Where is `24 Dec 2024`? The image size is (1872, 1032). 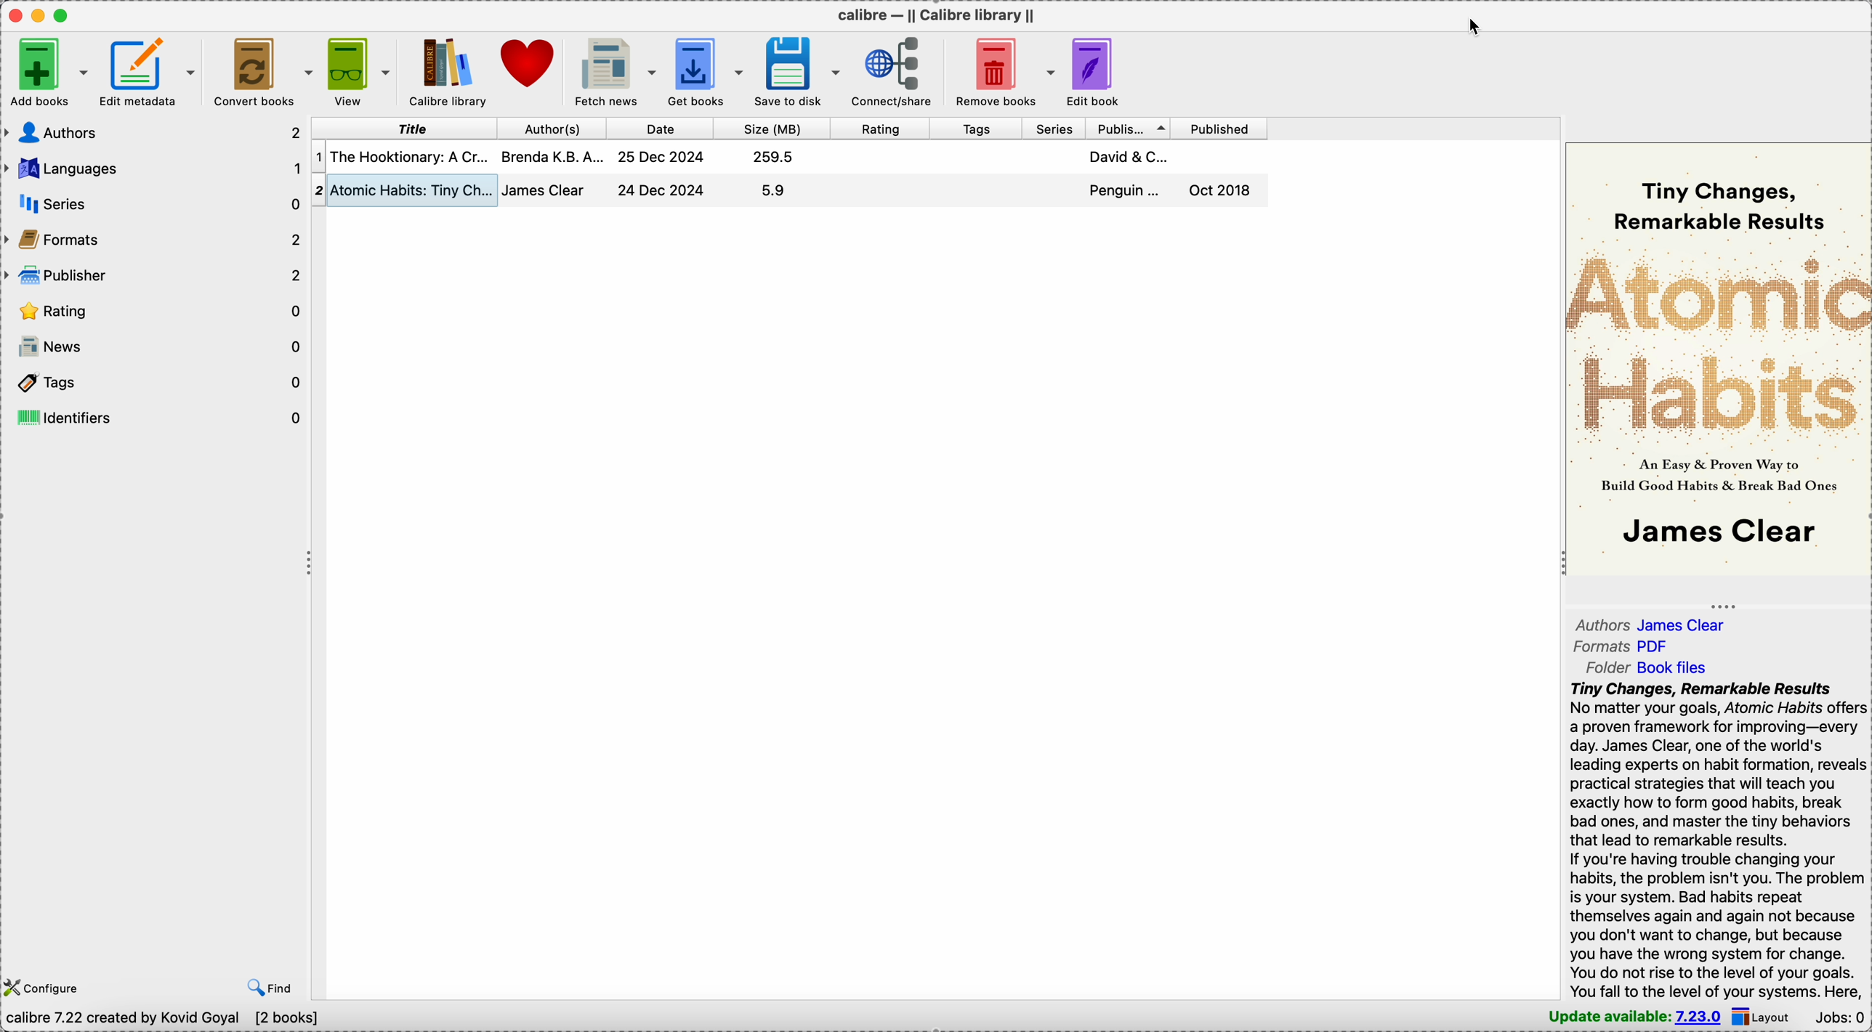 24 Dec 2024 is located at coordinates (663, 157).